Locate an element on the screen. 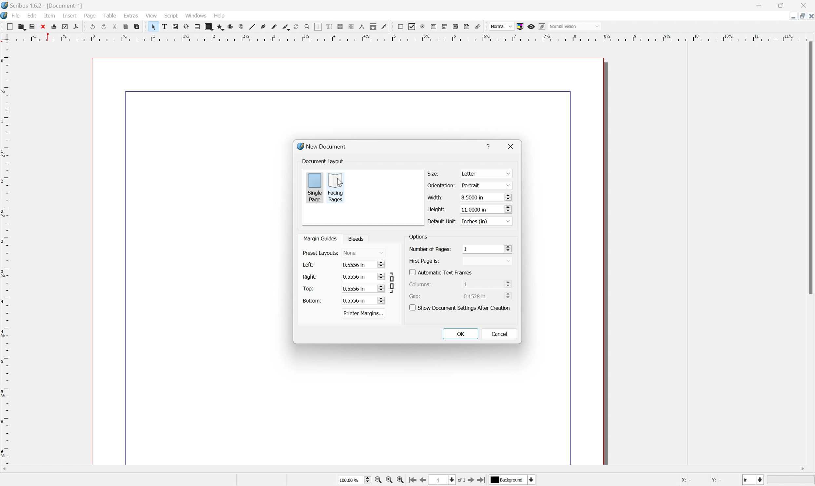 This screenshot has width=815, height=486. Ruler is located at coordinates (5, 258).